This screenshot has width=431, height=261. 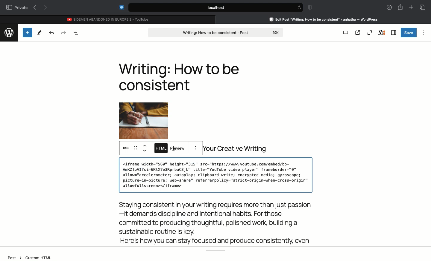 What do you see at coordinates (215, 176) in the screenshot?
I see `Youtube video embedded` at bounding box center [215, 176].